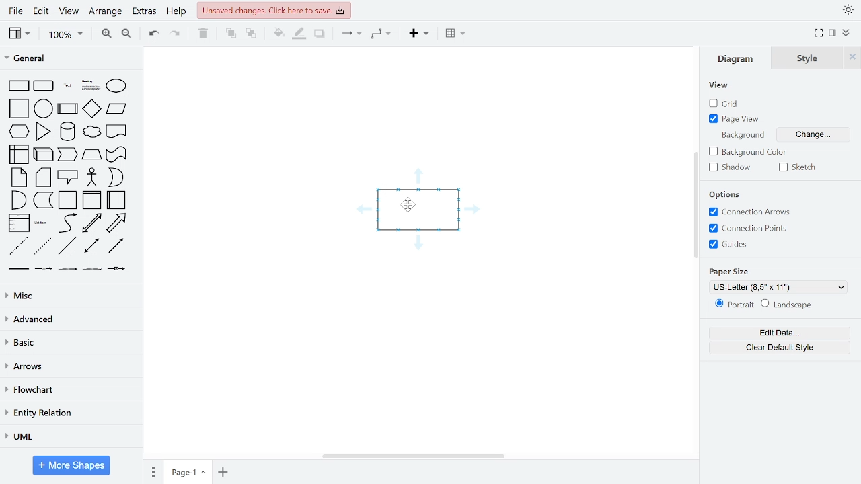 The image size is (861, 484). Describe the element at coordinates (44, 86) in the screenshot. I see `rounded rectangle` at that location.